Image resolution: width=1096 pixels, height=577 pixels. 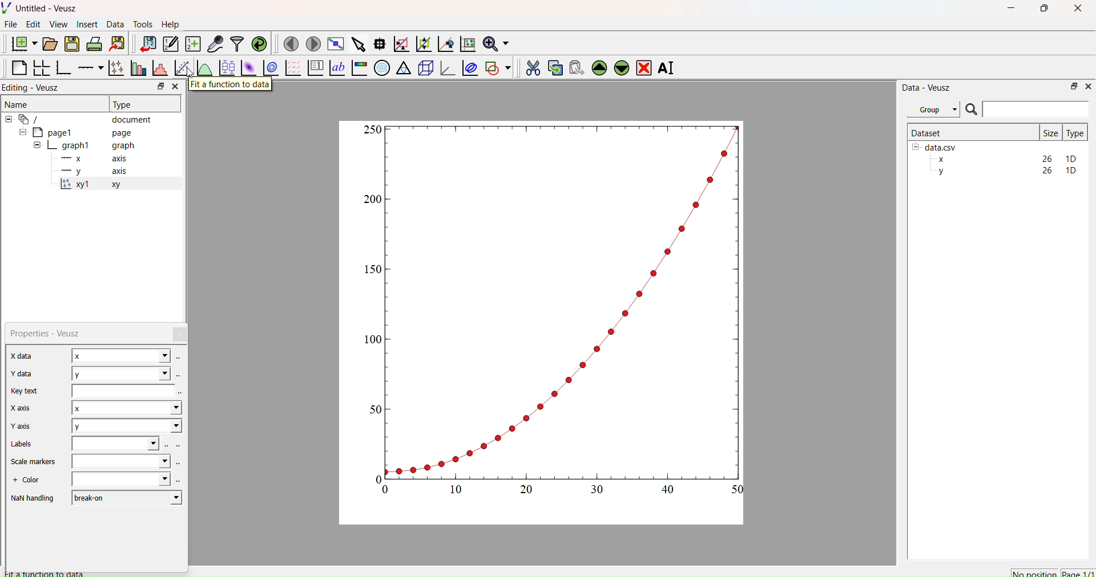 I want to click on Edit, so click(x=32, y=24).